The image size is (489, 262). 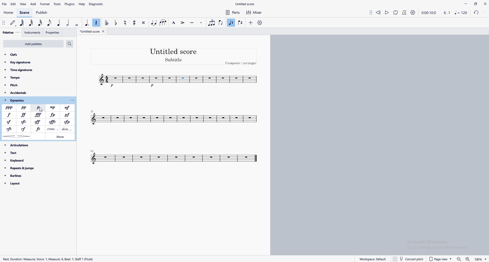 What do you see at coordinates (38, 108) in the screenshot?
I see `piano` at bounding box center [38, 108].